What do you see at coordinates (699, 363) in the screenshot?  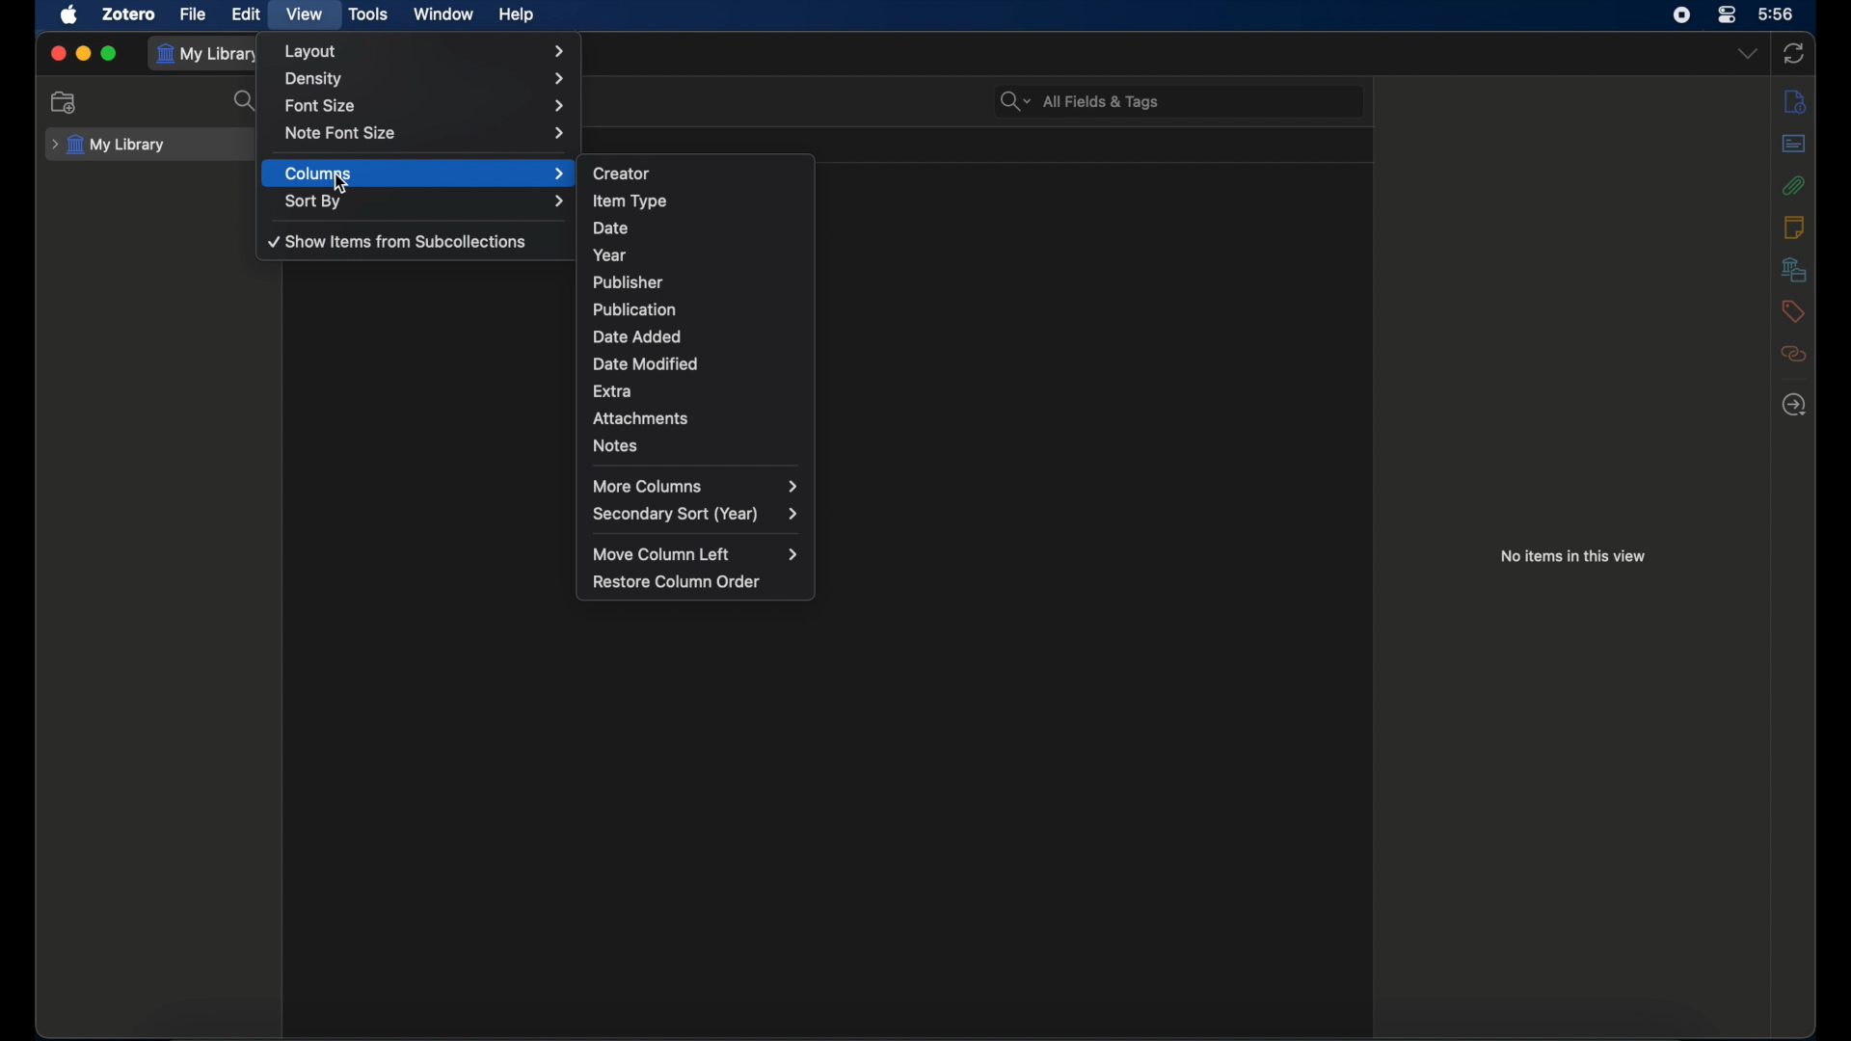 I see `date modified` at bounding box center [699, 363].